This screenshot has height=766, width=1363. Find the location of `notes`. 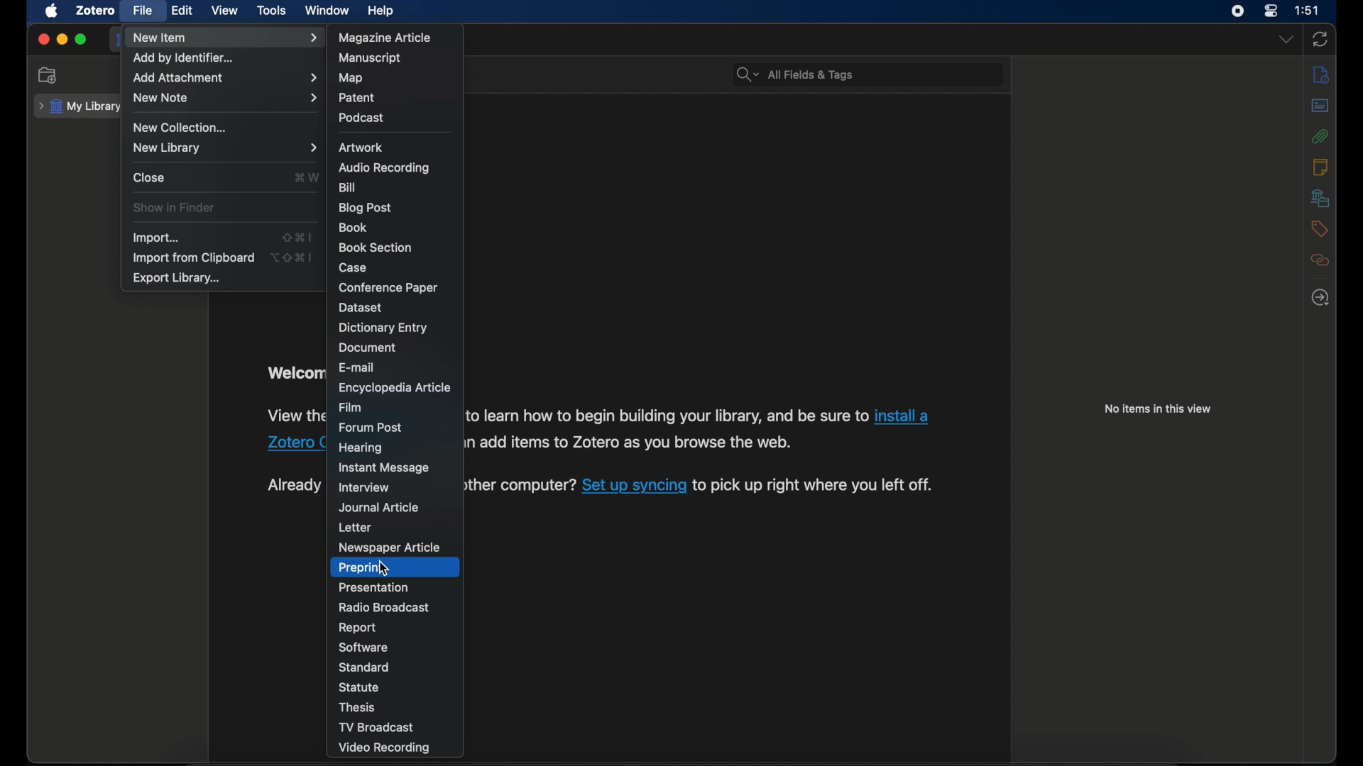

notes is located at coordinates (1321, 167).